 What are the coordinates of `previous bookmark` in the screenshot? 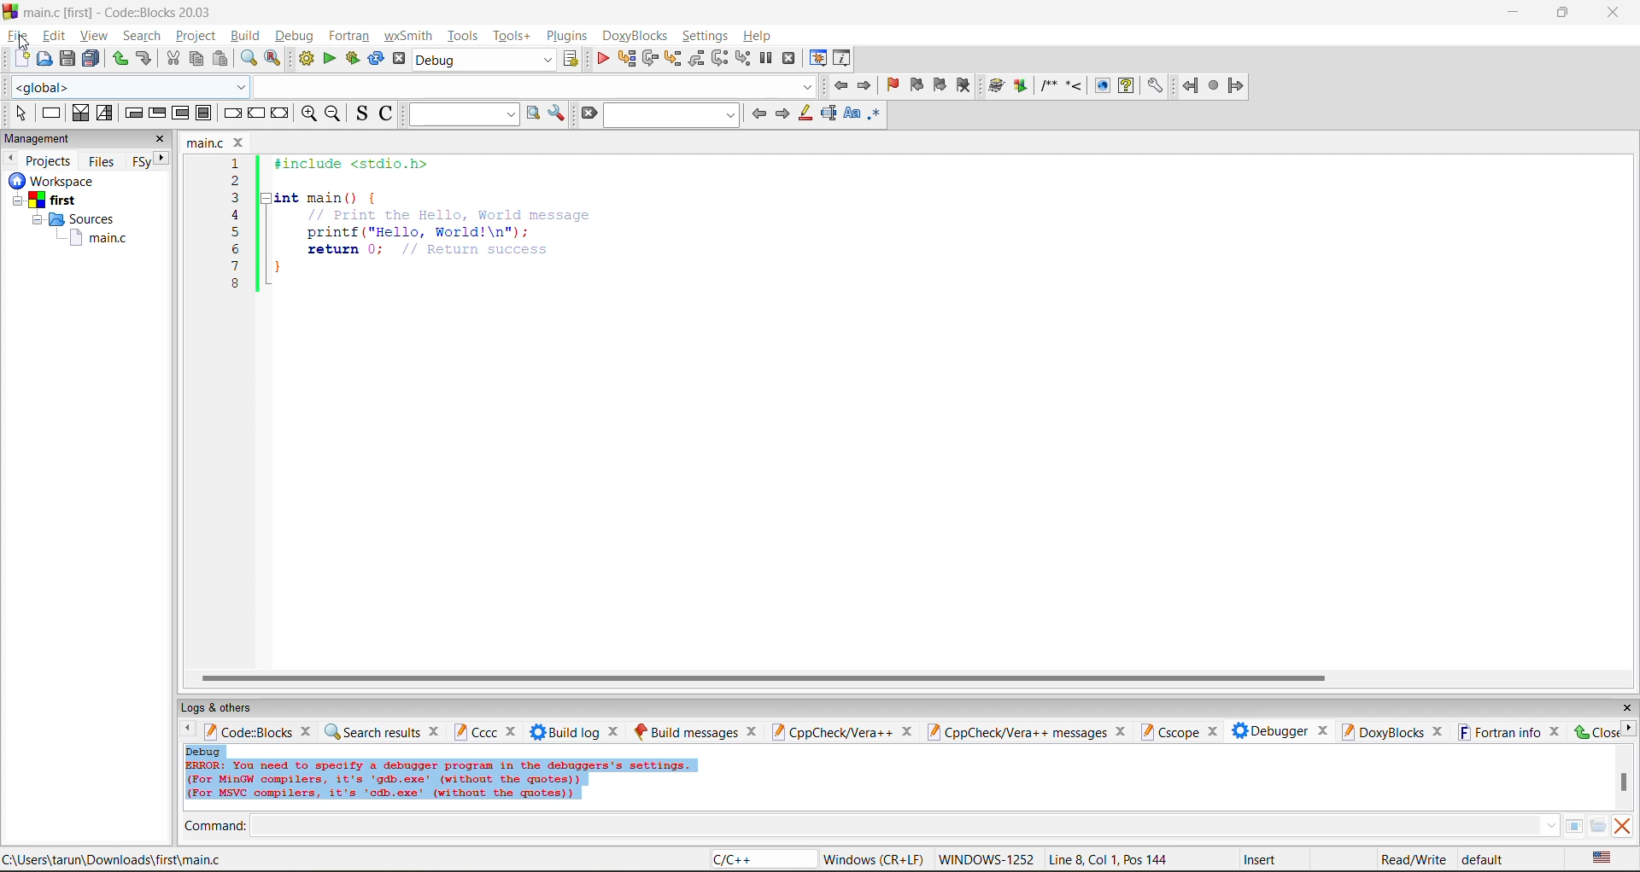 It's located at (917, 84).